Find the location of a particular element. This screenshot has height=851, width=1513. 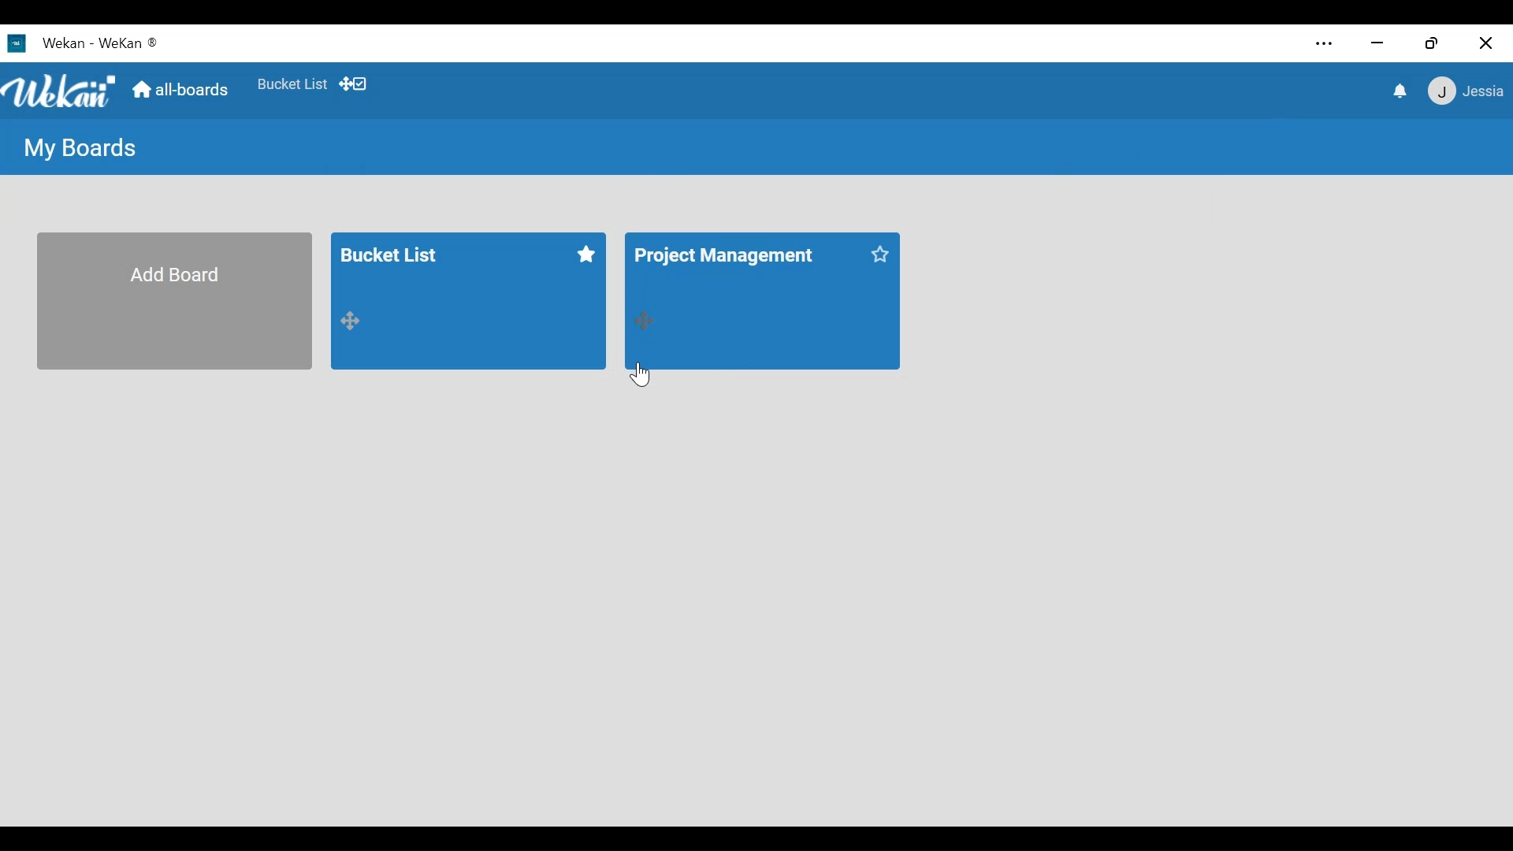

Text is located at coordinates (101, 44).